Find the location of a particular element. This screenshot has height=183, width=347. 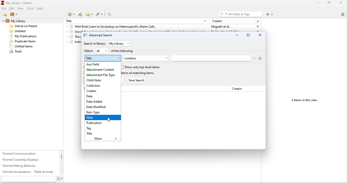

tag is located at coordinates (90, 129).